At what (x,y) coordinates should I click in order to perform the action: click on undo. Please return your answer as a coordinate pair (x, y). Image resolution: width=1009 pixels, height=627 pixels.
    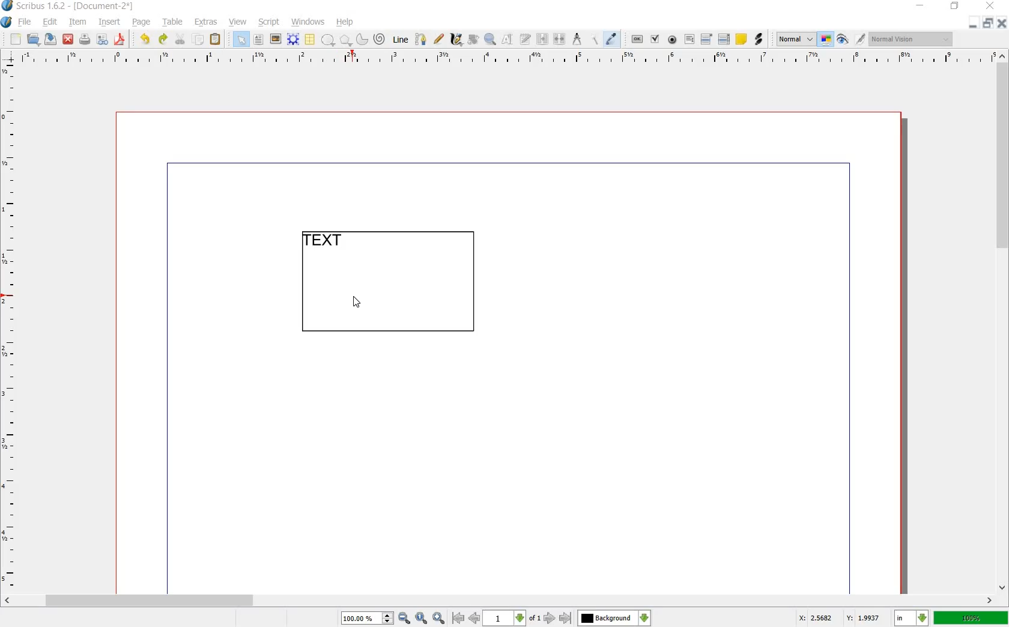
    Looking at the image, I should click on (147, 40).